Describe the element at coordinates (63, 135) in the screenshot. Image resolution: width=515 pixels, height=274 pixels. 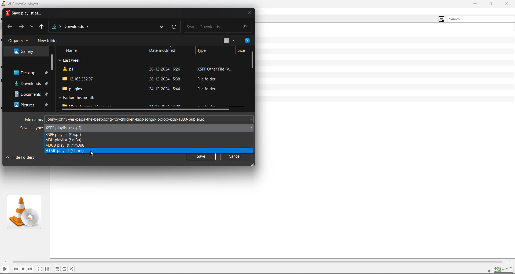
I see `xspf playlist` at that location.